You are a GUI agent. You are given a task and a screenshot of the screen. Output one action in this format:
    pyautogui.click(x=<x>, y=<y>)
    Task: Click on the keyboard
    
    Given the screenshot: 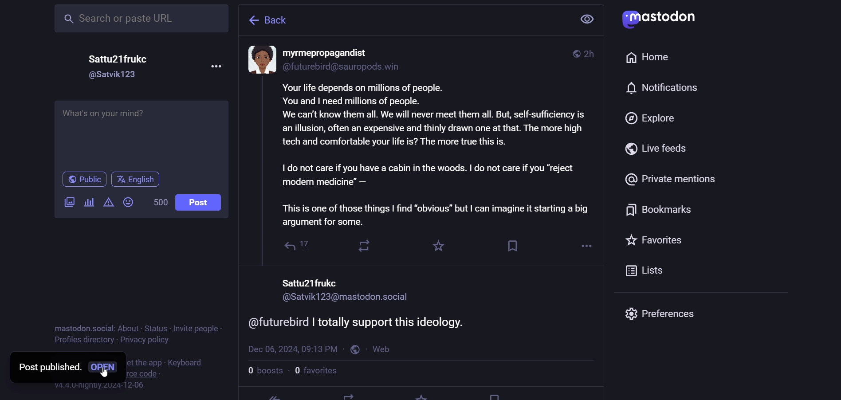 What is the action you would take?
    pyautogui.click(x=187, y=362)
    